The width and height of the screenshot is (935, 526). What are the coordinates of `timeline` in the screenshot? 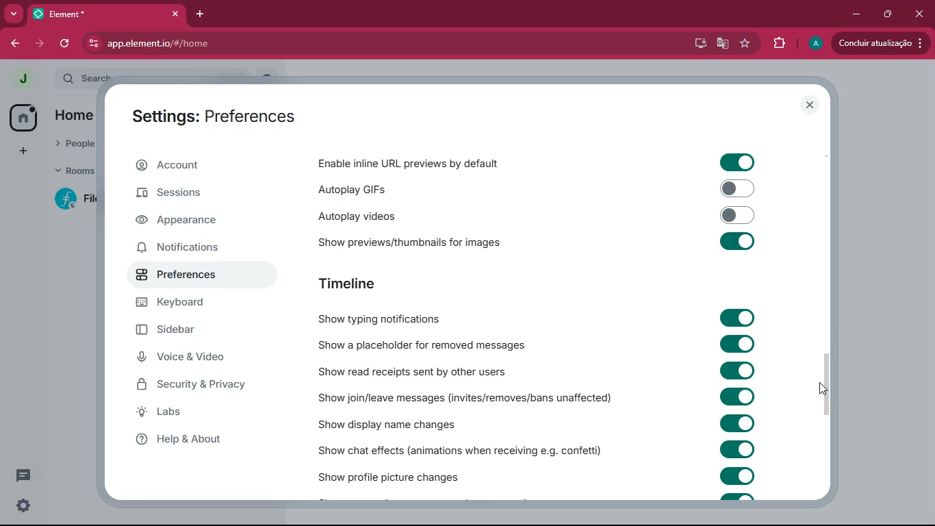 It's located at (369, 284).